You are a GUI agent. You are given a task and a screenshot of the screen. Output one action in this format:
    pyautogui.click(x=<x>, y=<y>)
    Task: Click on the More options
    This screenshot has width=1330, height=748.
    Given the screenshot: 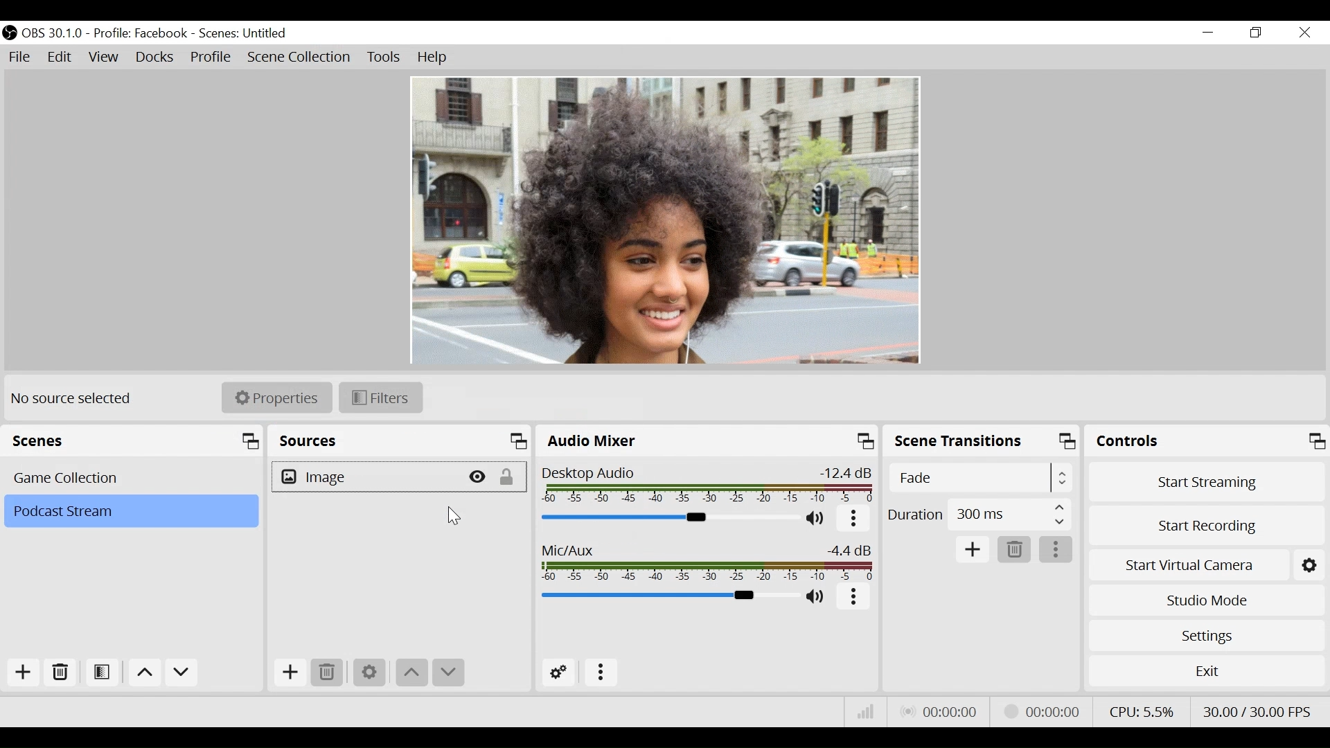 What is the action you would take?
    pyautogui.click(x=855, y=519)
    